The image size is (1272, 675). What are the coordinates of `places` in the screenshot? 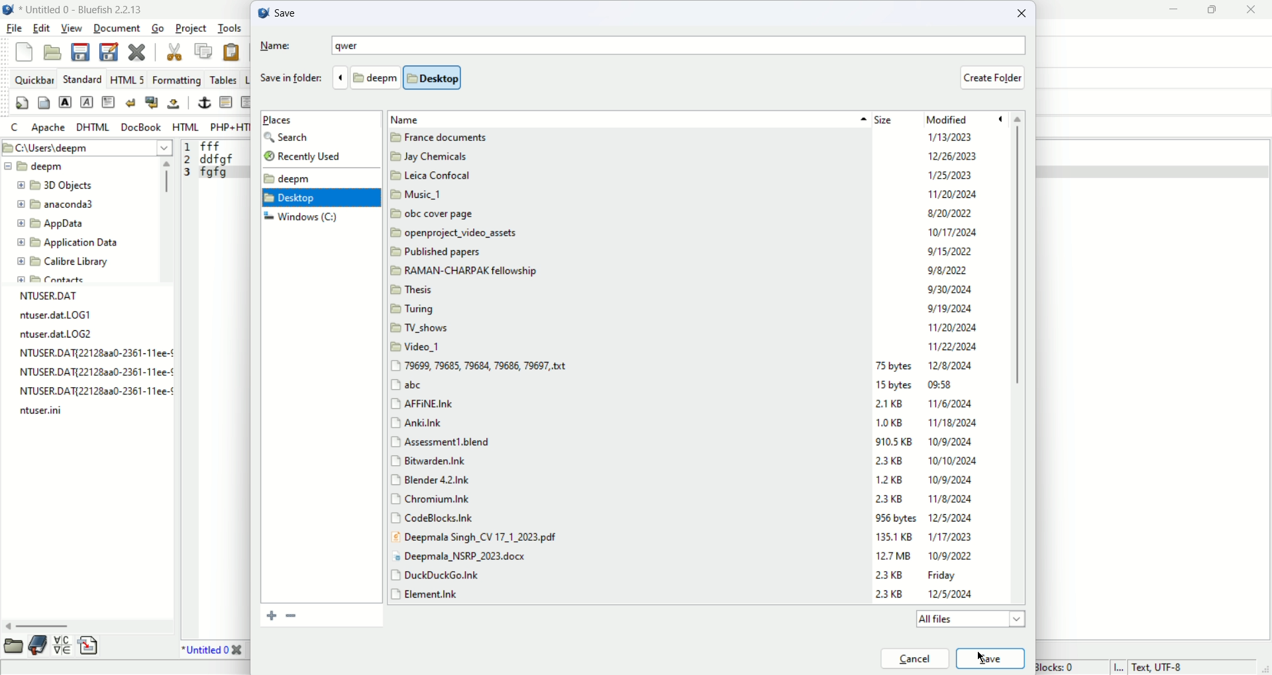 It's located at (282, 120).